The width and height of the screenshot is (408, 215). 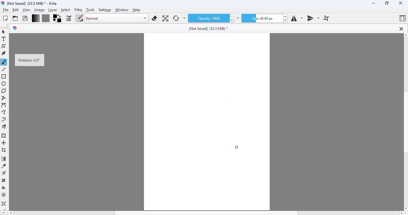 What do you see at coordinates (296, 18) in the screenshot?
I see `horizontal mirror tool` at bounding box center [296, 18].